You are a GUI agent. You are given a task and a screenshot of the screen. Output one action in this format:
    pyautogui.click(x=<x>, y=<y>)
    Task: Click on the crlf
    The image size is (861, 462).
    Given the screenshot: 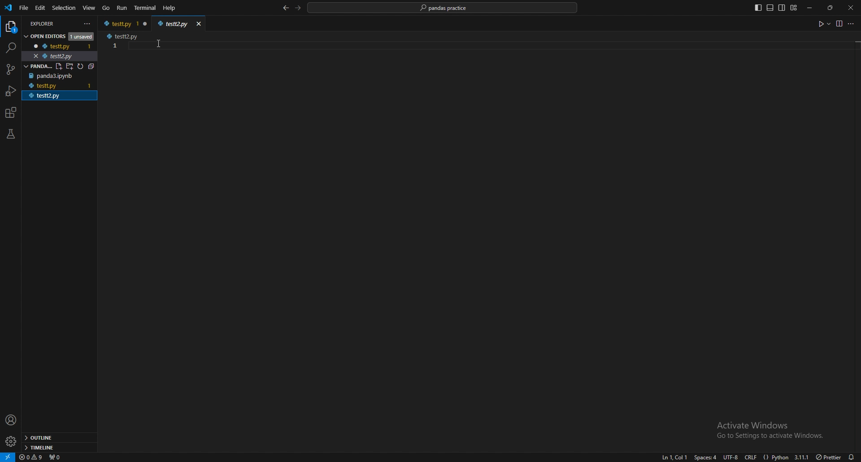 What is the action you would take?
    pyautogui.click(x=752, y=457)
    